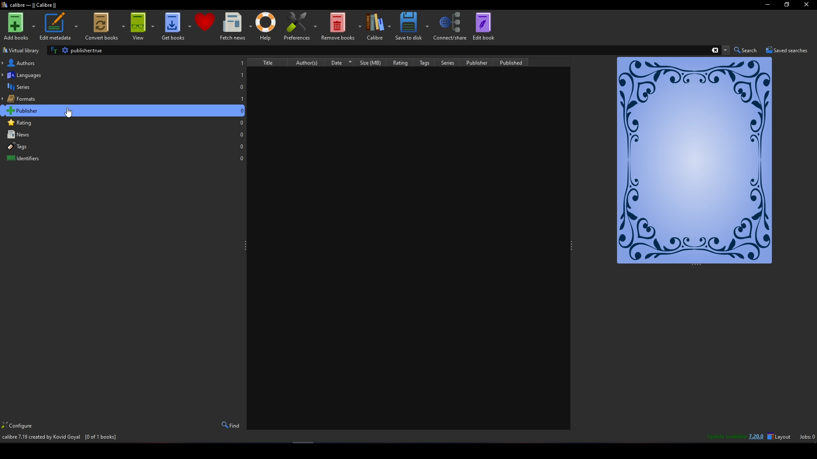 The width and height of the screenshot is (817, 459). Describe the element at coordinates (206, 22) in the screenshot. I see `Donate` at that location.